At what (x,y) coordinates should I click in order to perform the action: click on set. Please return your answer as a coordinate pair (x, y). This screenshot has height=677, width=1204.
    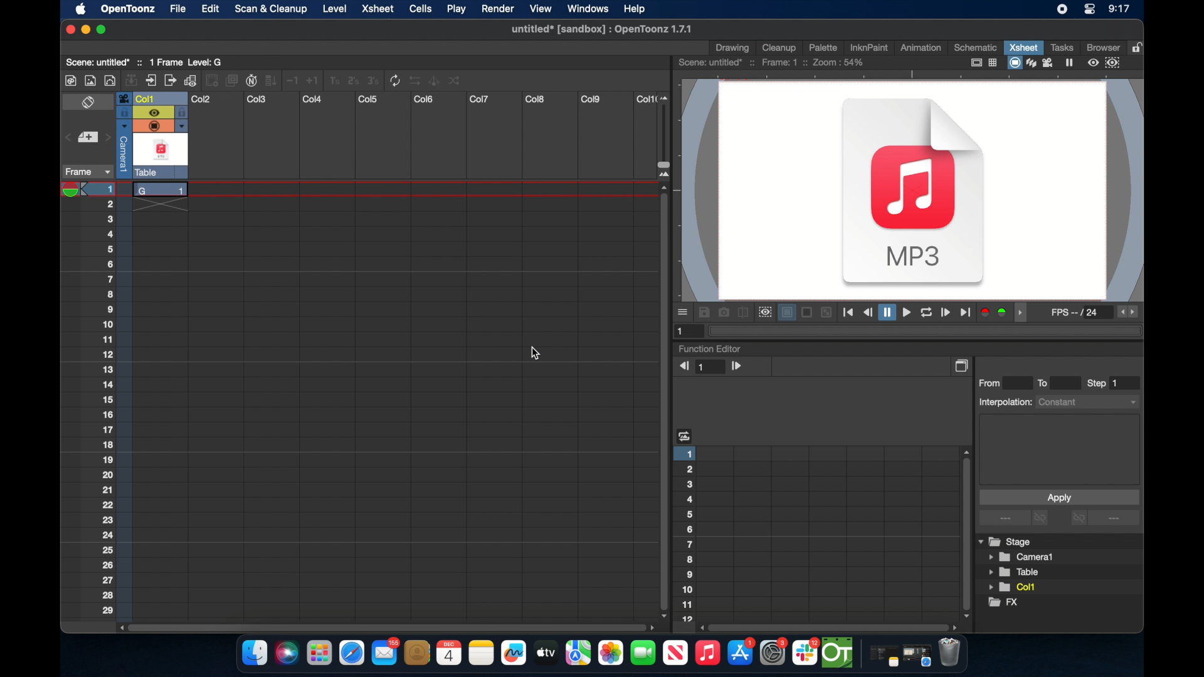
    Looking at the image, I should click on (87, 138).